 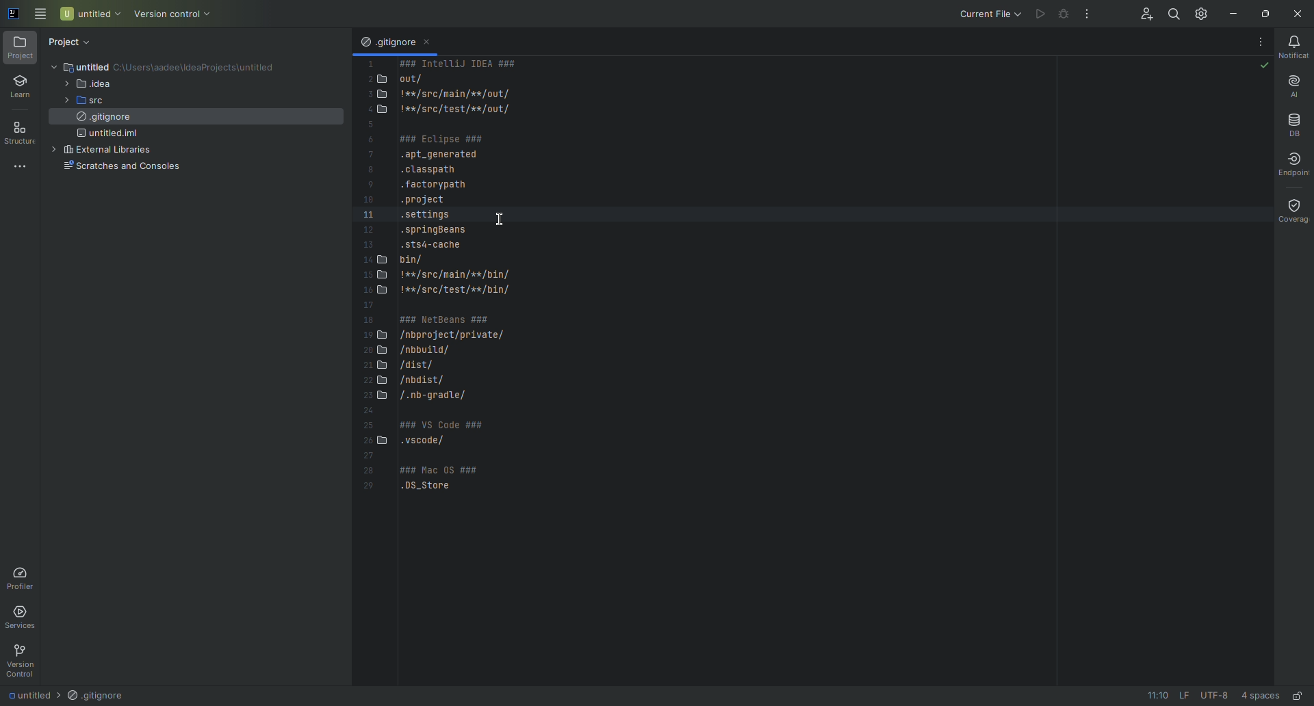 I want to click on Play, so click(x=1037, y=12).